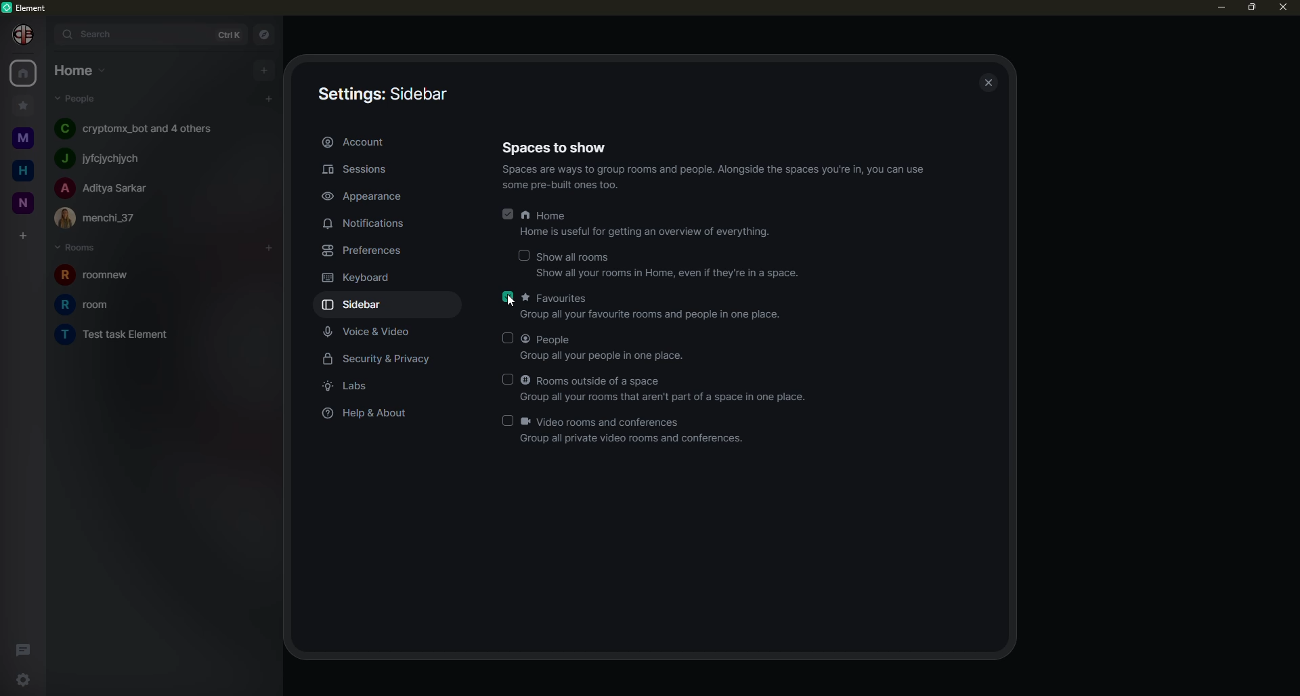 The height and width of the screenshot is (696, 1300). I want to click on quick settings, so click(25, 678).